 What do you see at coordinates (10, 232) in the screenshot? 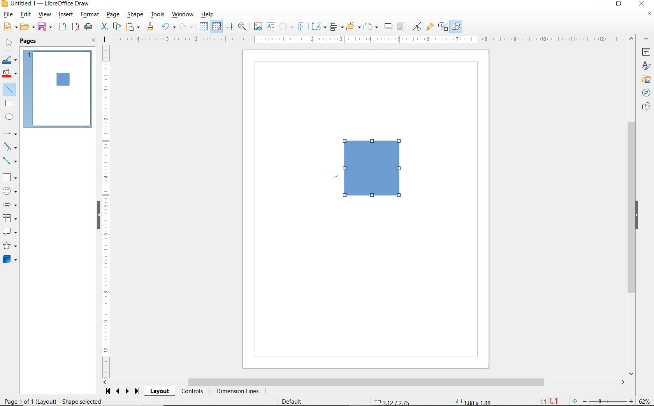
I see `CALLOUT SHAPES` at bounding box center [10, 232].